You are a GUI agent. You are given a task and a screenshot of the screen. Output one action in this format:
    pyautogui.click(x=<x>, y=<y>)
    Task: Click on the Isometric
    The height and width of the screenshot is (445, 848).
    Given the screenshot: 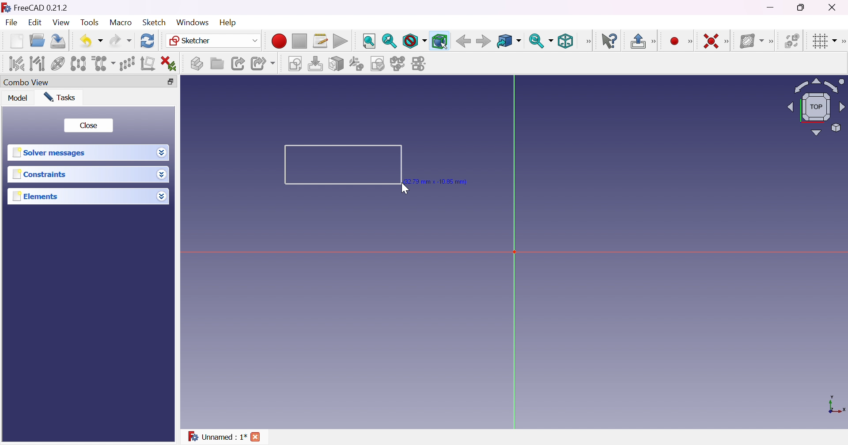 What is the action you would take?
    pyautogui.click(x=566, y=41)
    